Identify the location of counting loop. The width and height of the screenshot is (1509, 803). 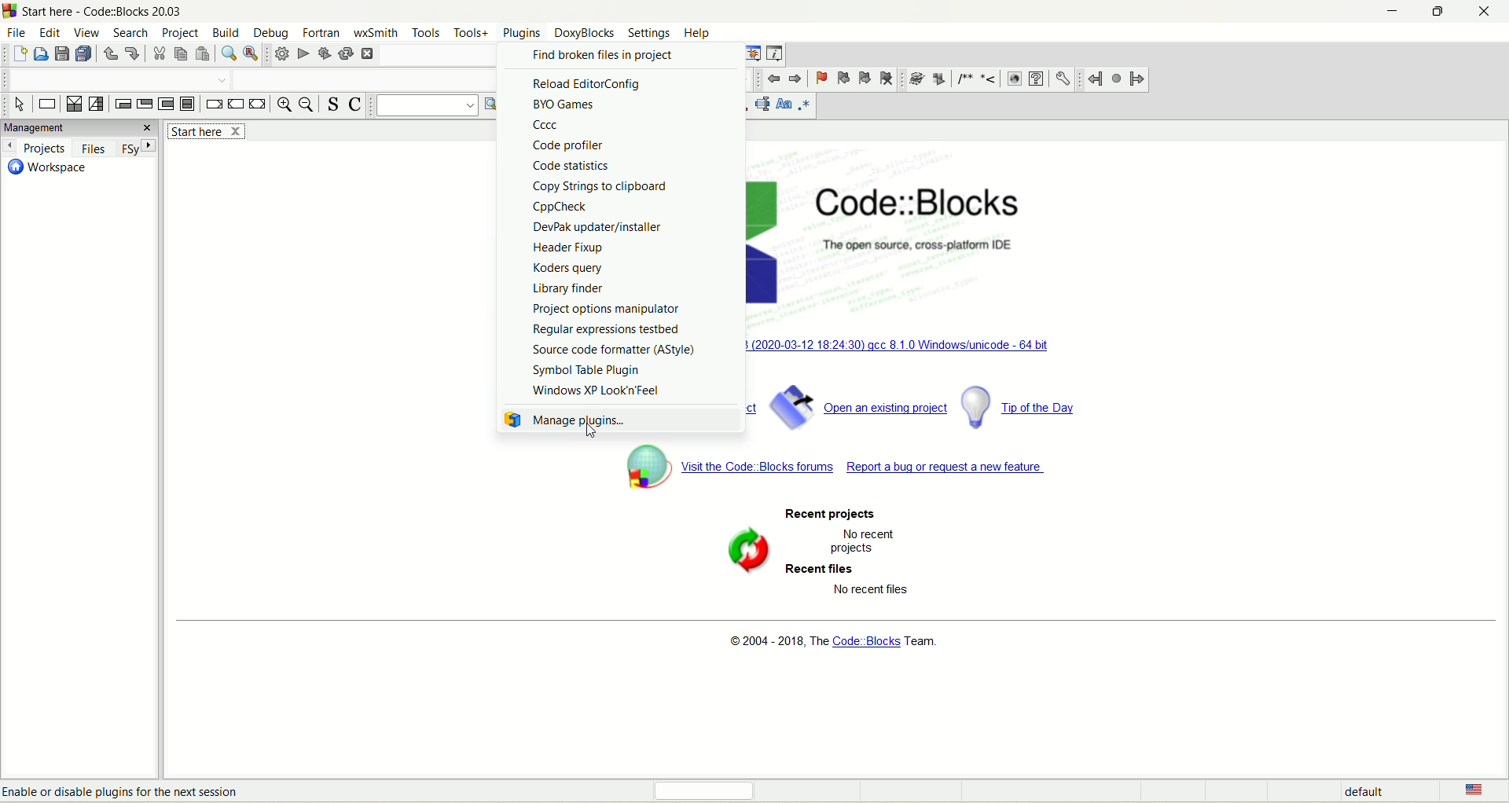
(166, 104).